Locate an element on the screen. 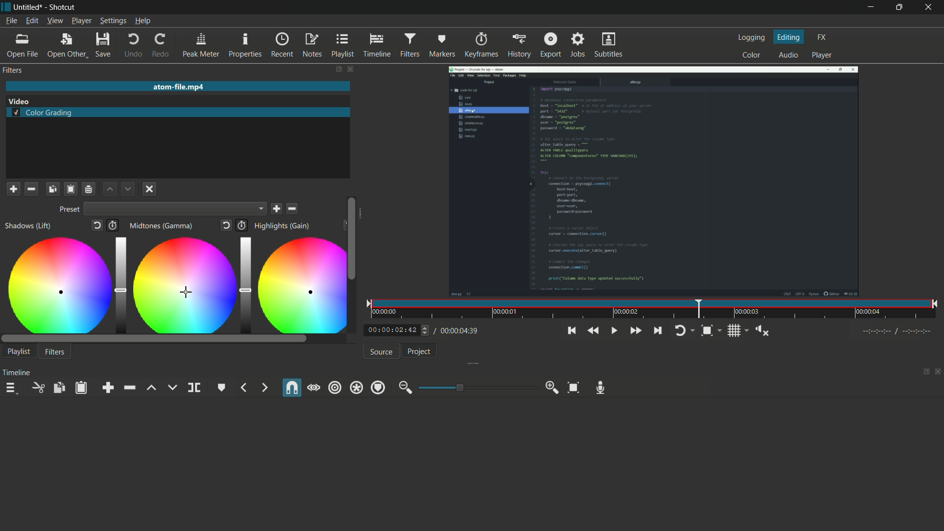 The image size is (944, 531). lift is located at coordinates (151, 388).